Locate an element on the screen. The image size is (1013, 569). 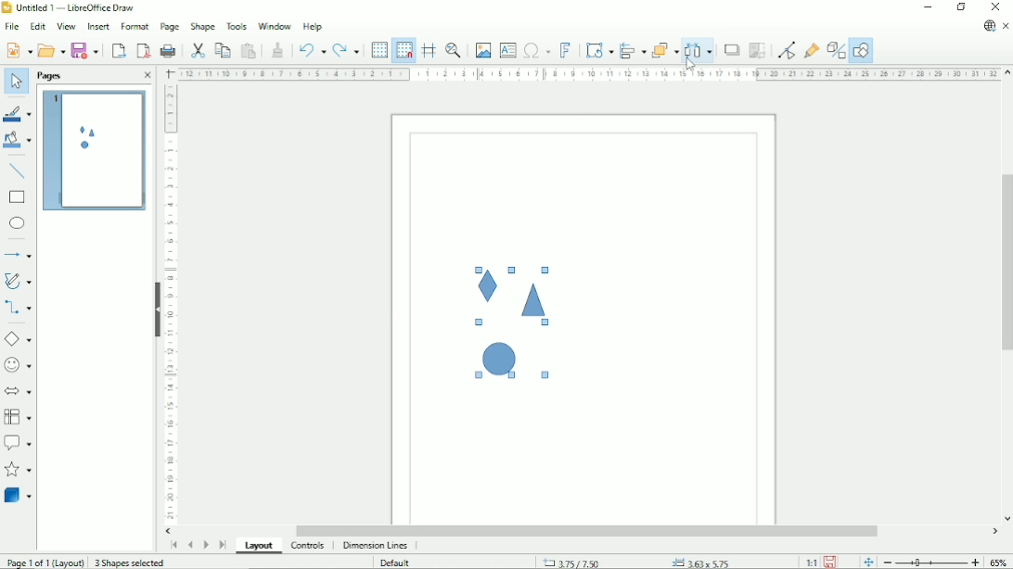
Ellipse is located at coordinates (17, 224).